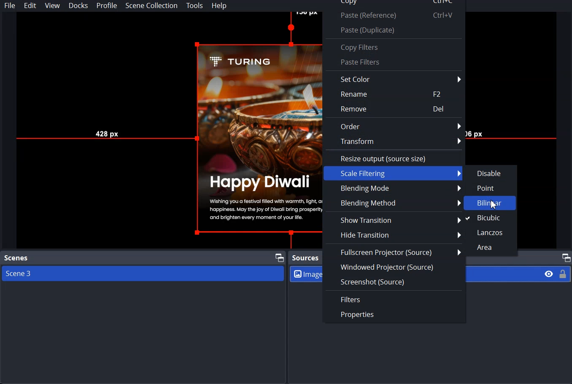 The width and height of the screenshot is (572, 384). Describe the element at coordinates (490, 203) in the screenshot. I see `bilinkar` at that location.